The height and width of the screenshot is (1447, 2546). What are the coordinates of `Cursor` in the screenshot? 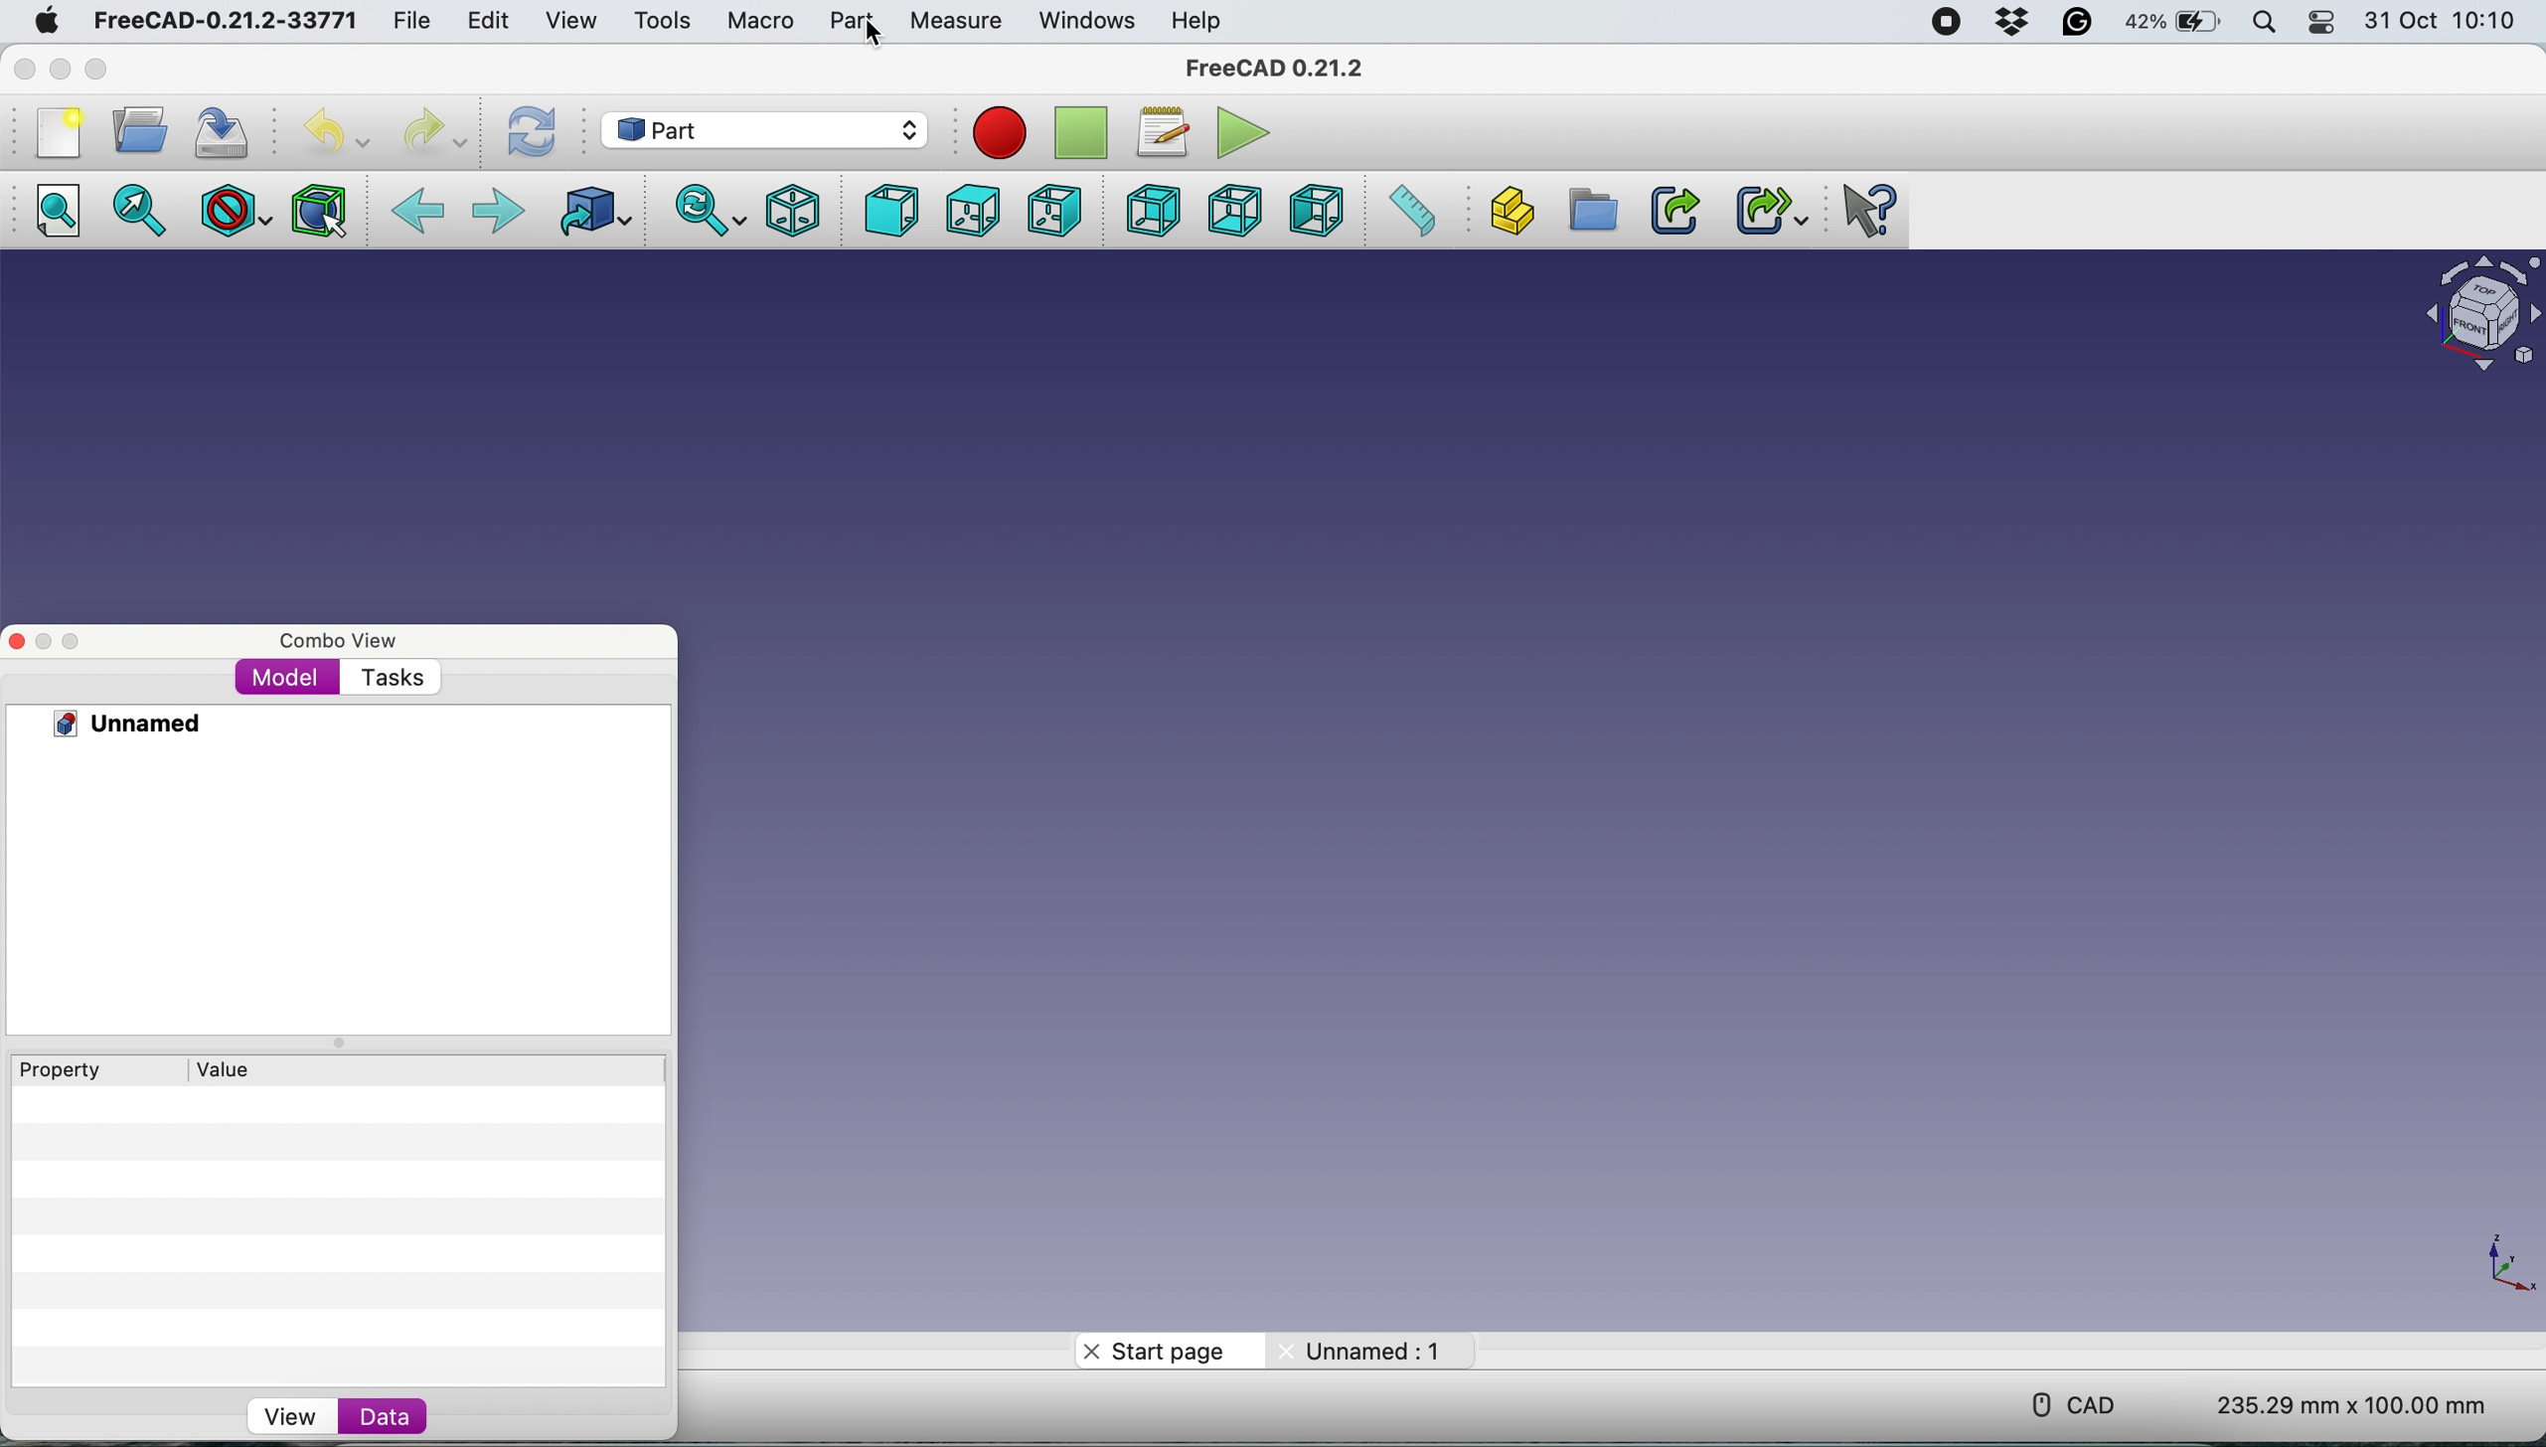 It's located at (873, 40).